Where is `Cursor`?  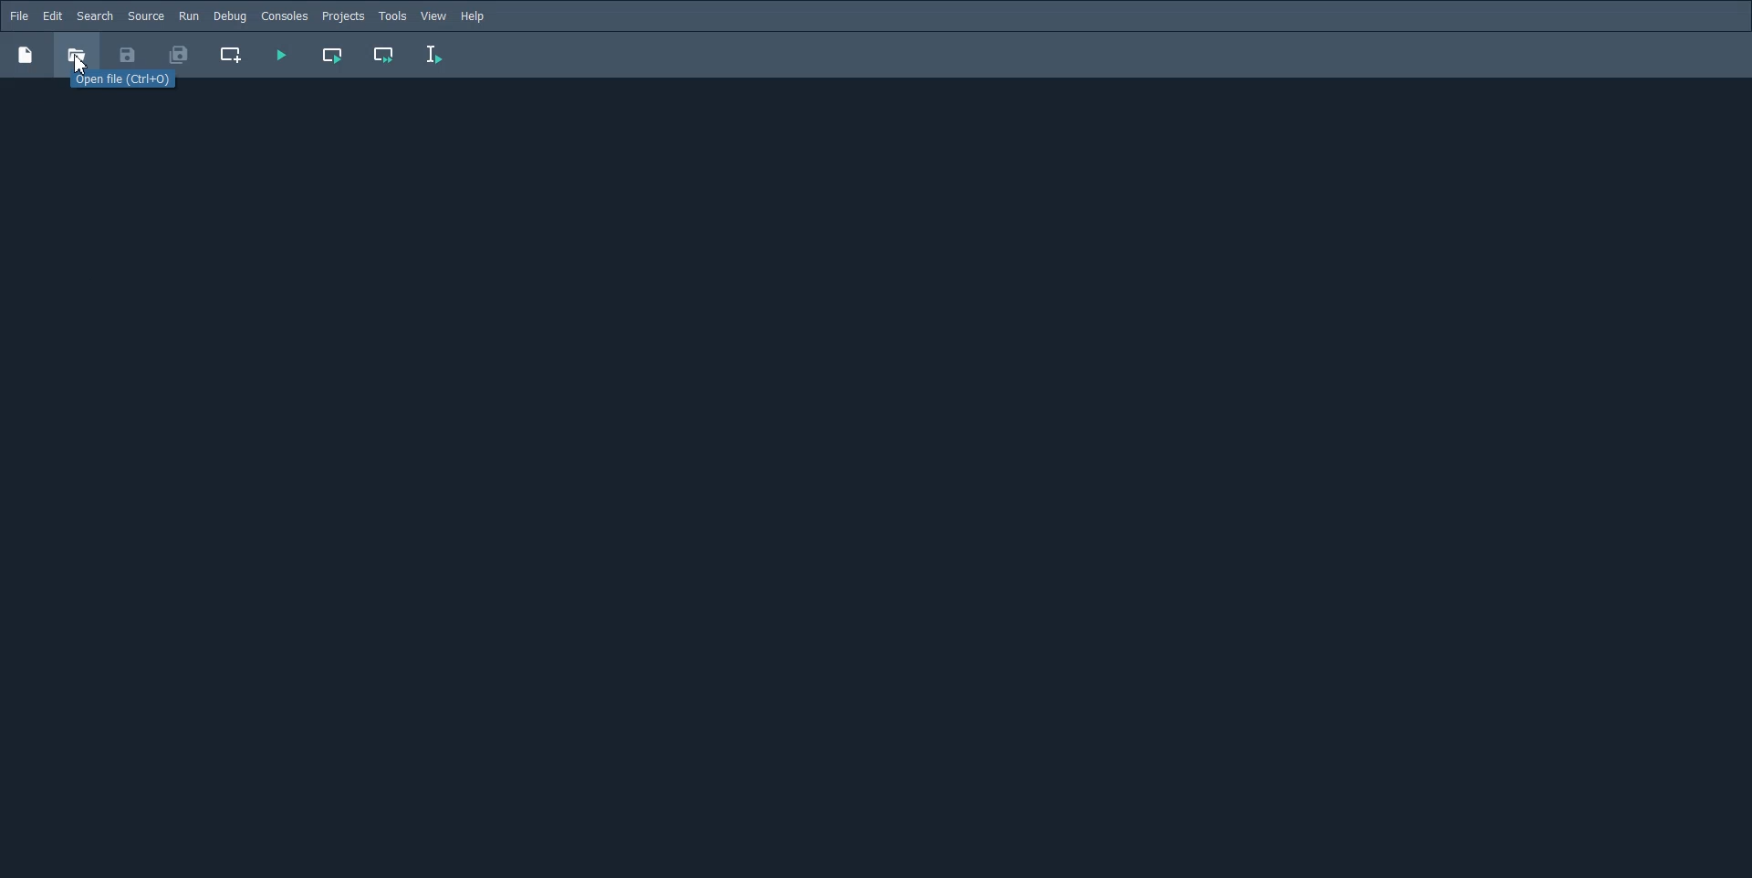 Cursor is located at coordinates (81, 64).